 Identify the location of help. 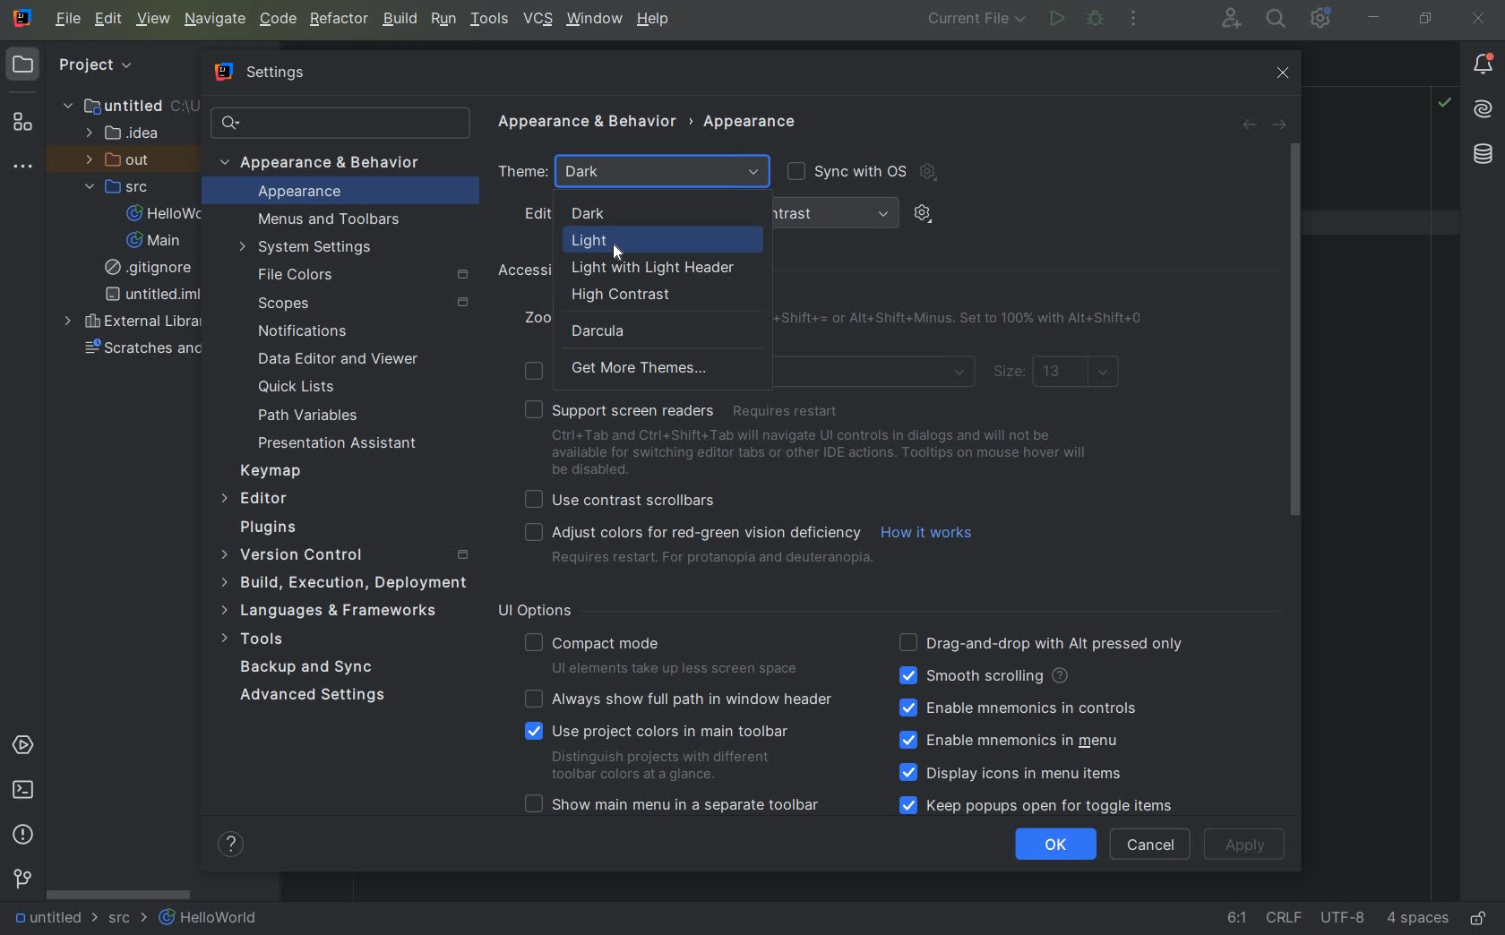
(234, 845).